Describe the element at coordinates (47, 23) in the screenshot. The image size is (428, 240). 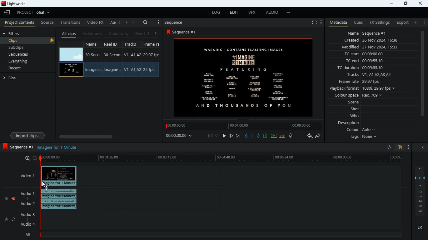
I see `source` at that location.